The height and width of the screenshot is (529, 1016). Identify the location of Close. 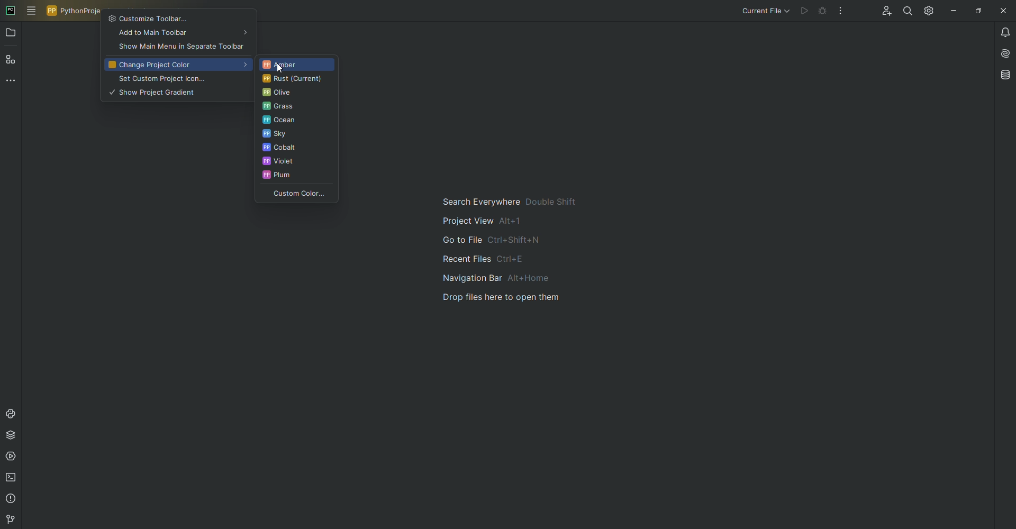
(1002, 11).